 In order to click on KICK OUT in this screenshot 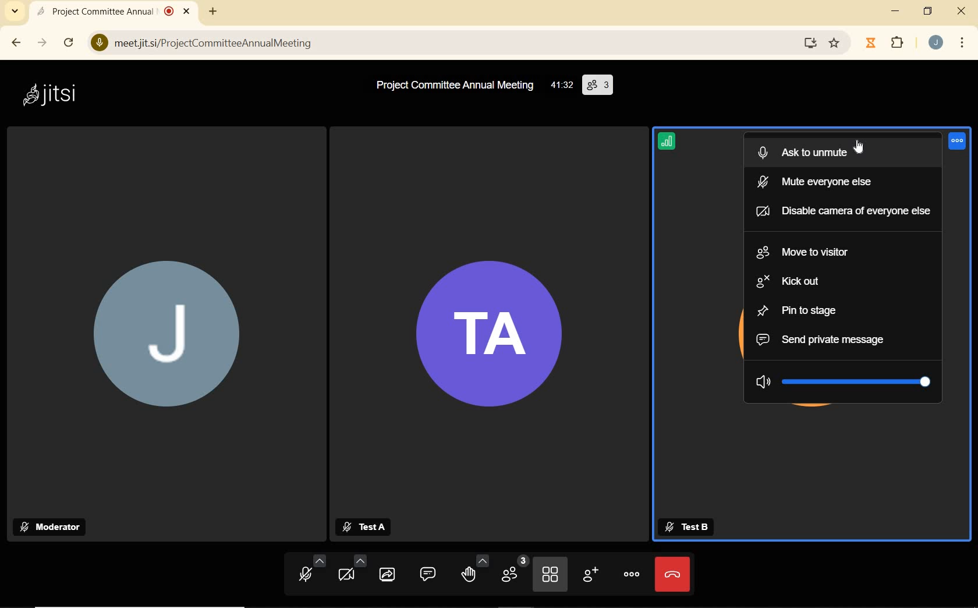, I will do `click(846, 281)`.